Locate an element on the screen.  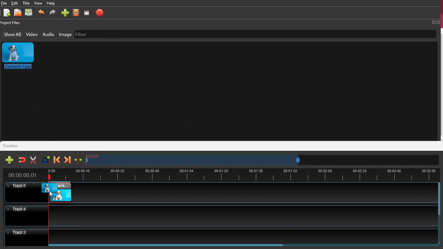
forward is located at coordinates (67, 160).